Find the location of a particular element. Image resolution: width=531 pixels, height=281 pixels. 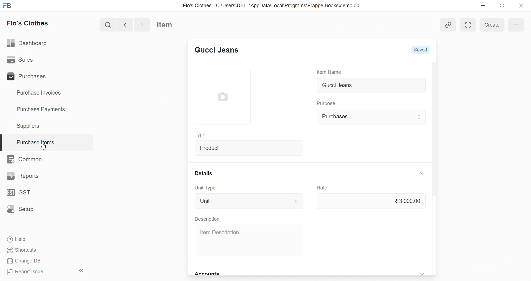

more options is located at coordinates (515, 25).